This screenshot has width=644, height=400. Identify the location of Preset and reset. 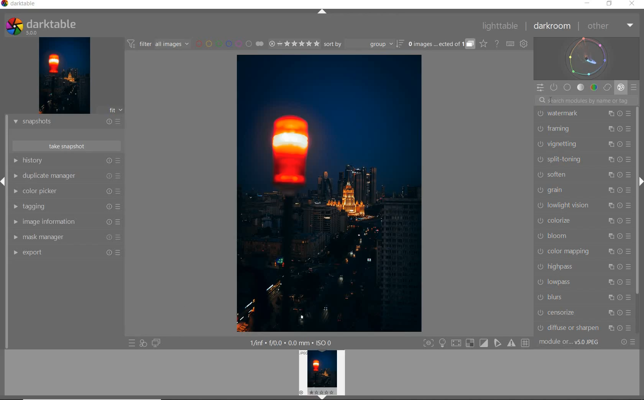
(629, 206).